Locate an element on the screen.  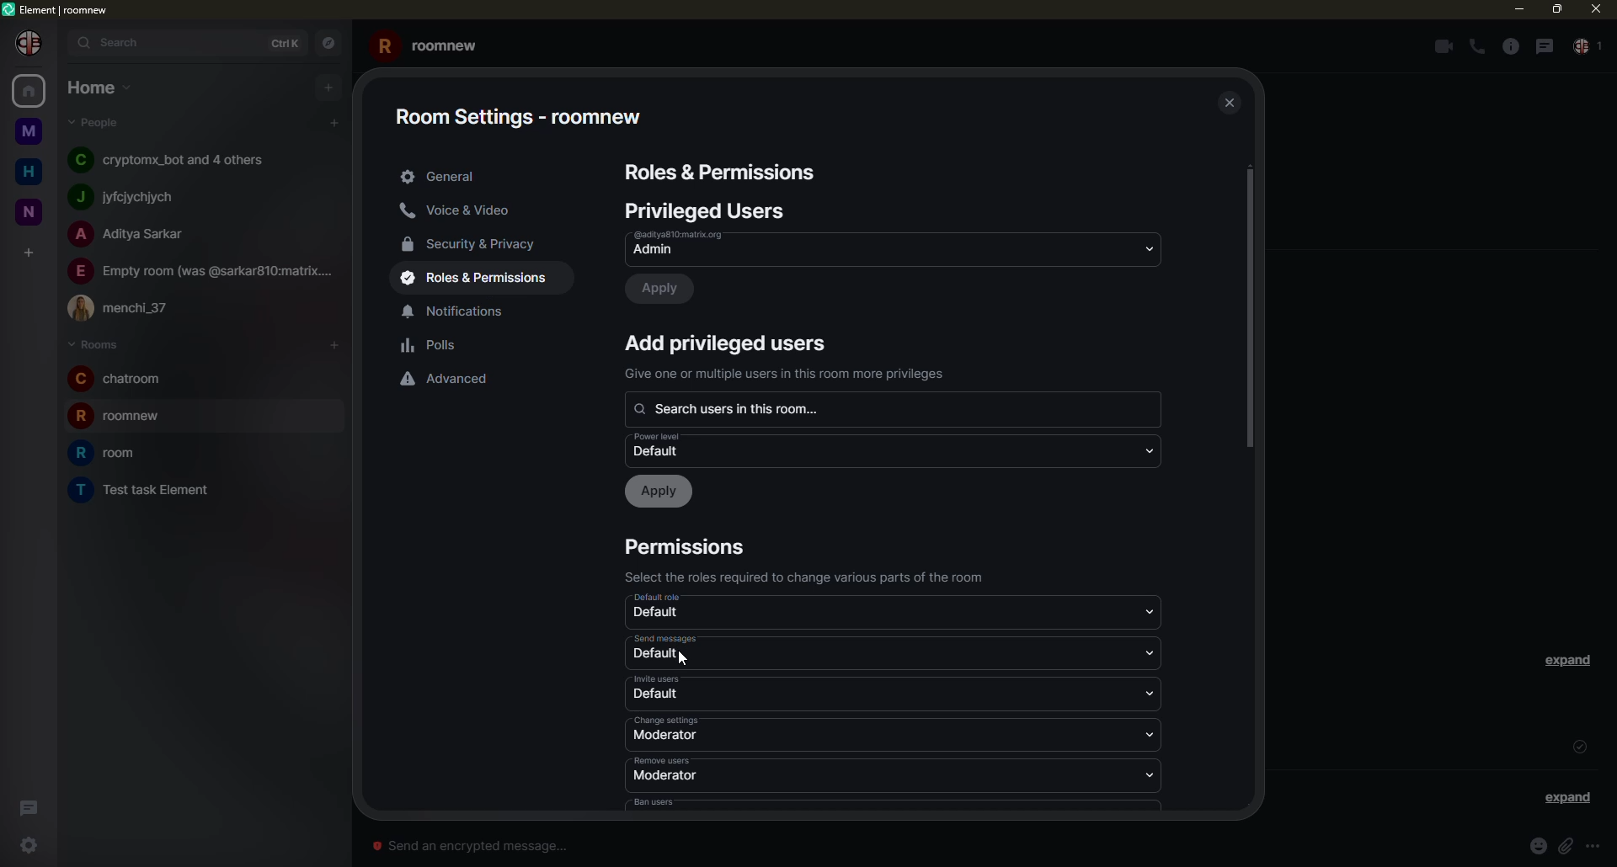
scroll is located at coordinates (1250, 311).